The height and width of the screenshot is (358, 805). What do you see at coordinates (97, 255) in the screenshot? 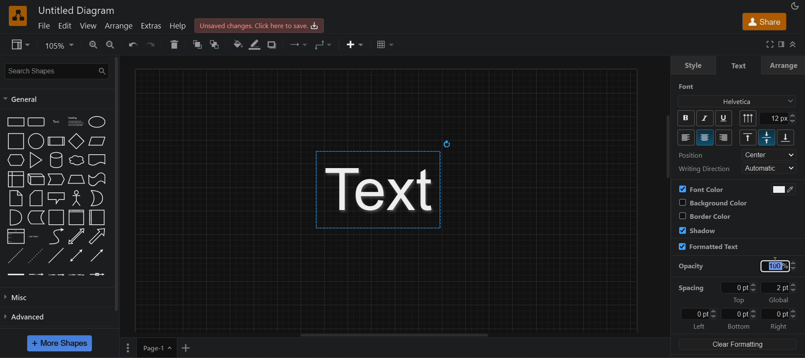
I see `directional connector` at bounding box center [97, 255].